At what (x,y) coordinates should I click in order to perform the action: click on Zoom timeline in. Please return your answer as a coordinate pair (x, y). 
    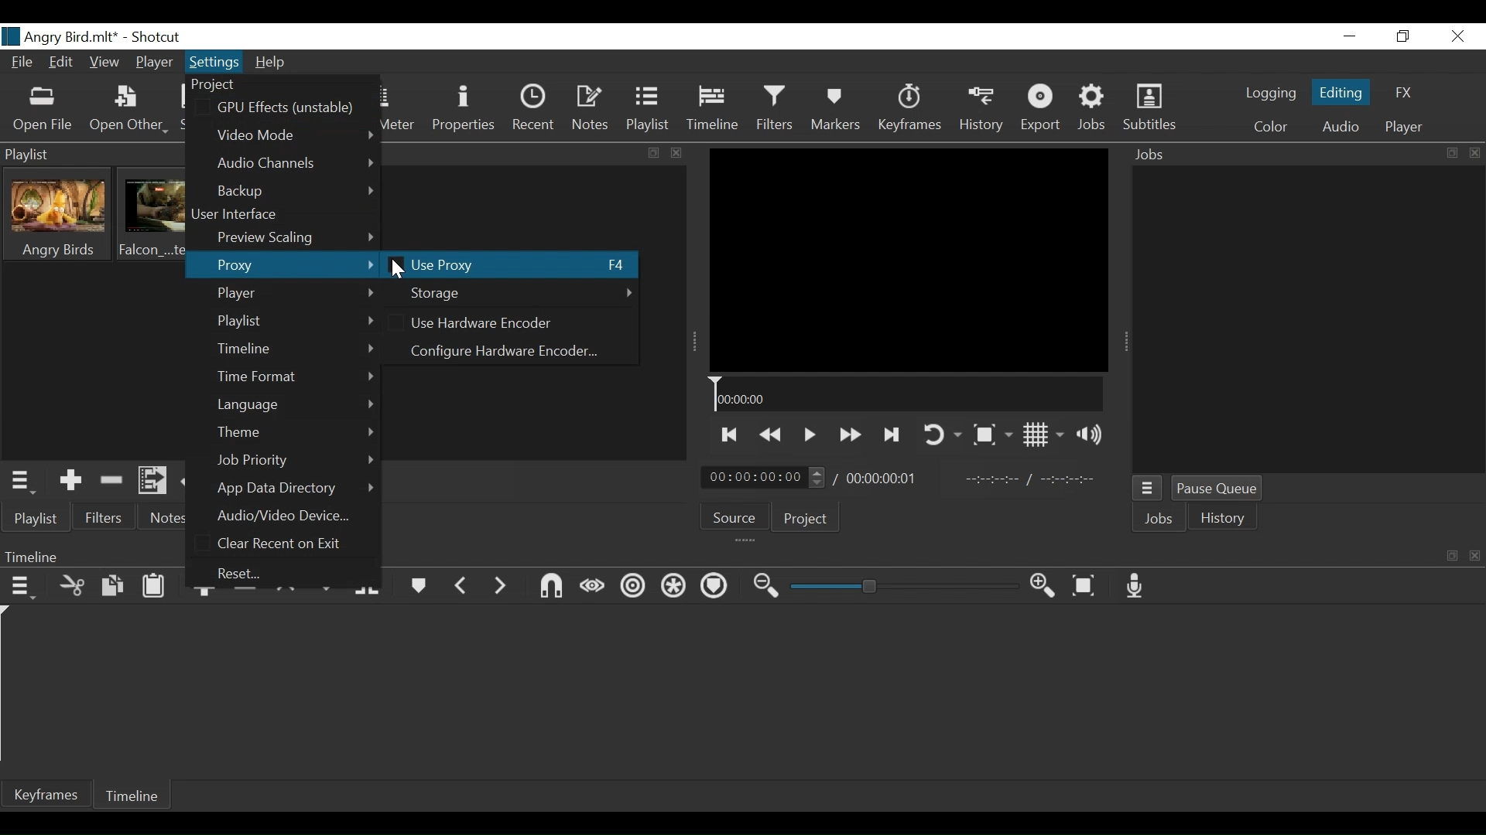
    Looking at the image, I should click on (1039, 585).